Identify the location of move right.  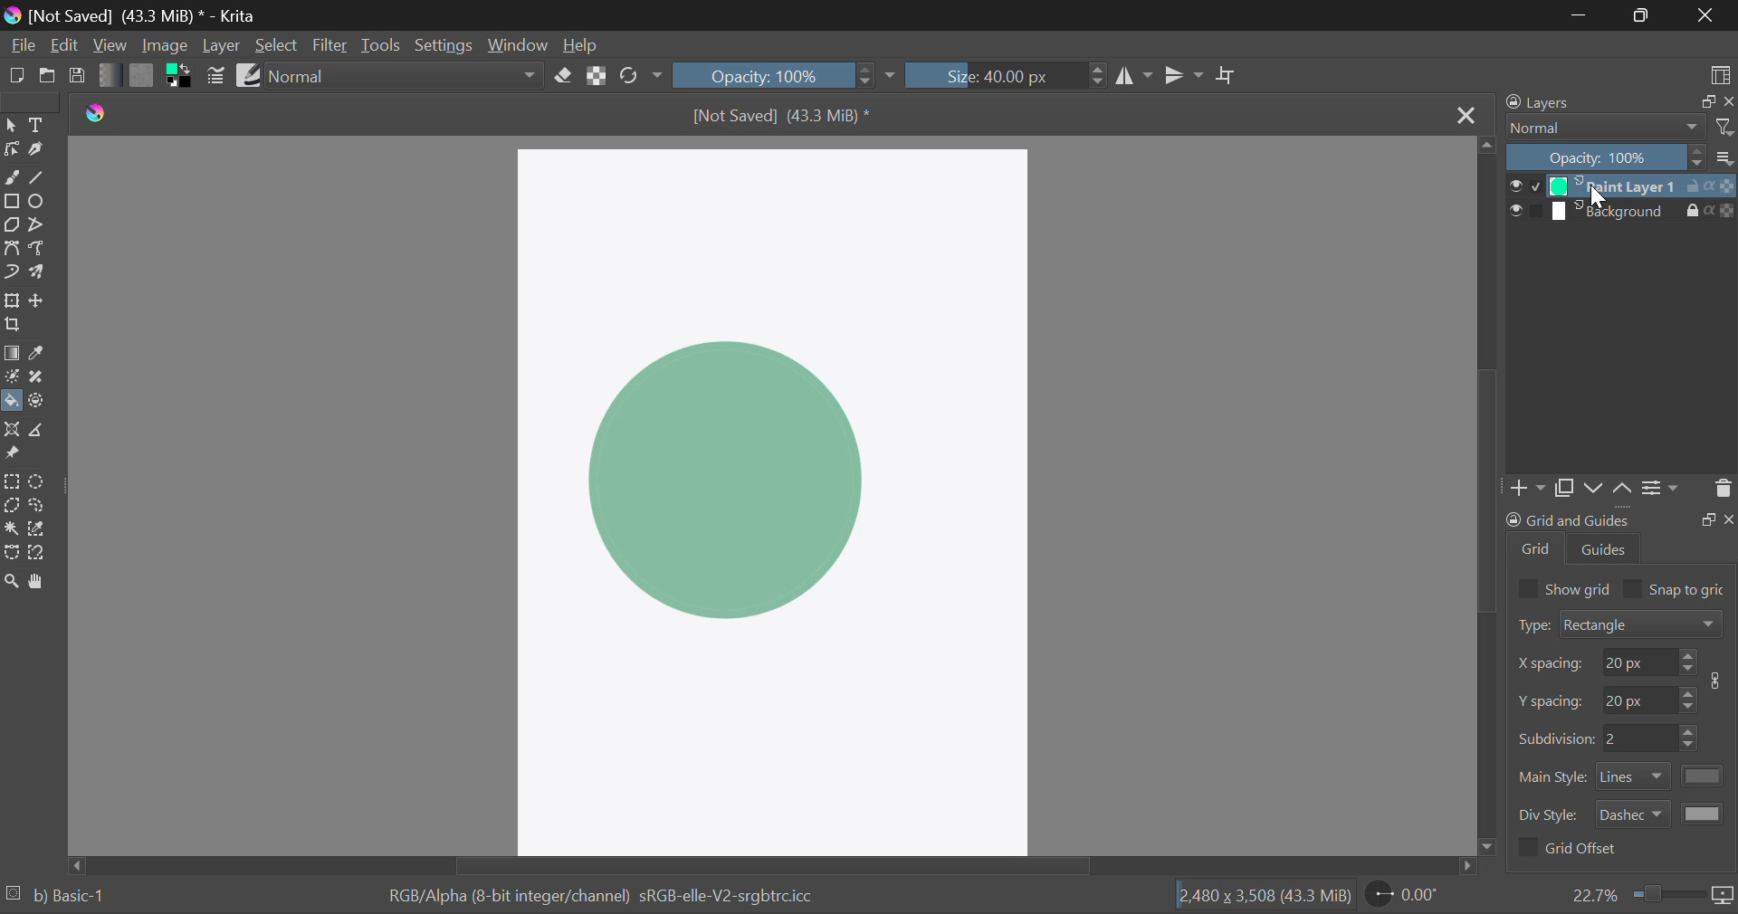
(1466, 866).